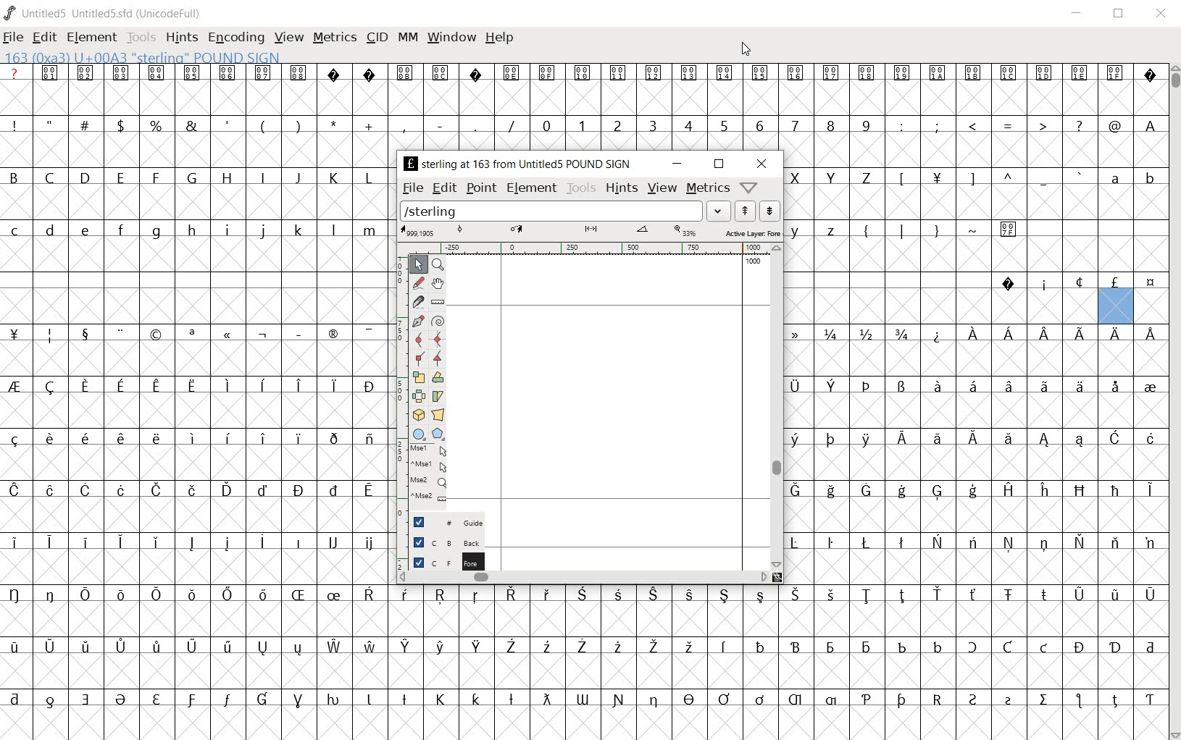  What do you see at coordinates (51, 179) in the screenshot?
I see `C` at bounding box center [51, 179].